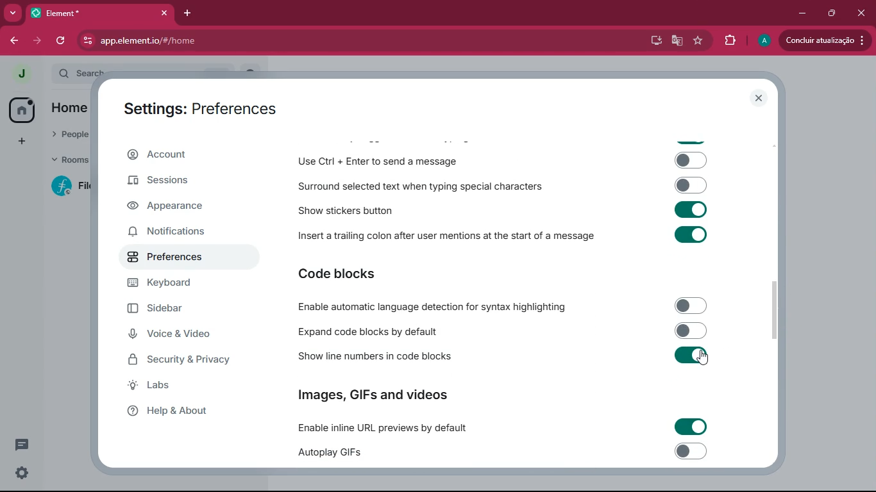  I want to click on filecoin lotus implementation , so click(76, 187).